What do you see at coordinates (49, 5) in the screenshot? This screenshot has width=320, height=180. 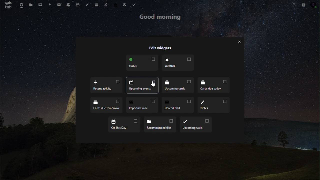 I see `Activity` at bounding box center [49, 5].